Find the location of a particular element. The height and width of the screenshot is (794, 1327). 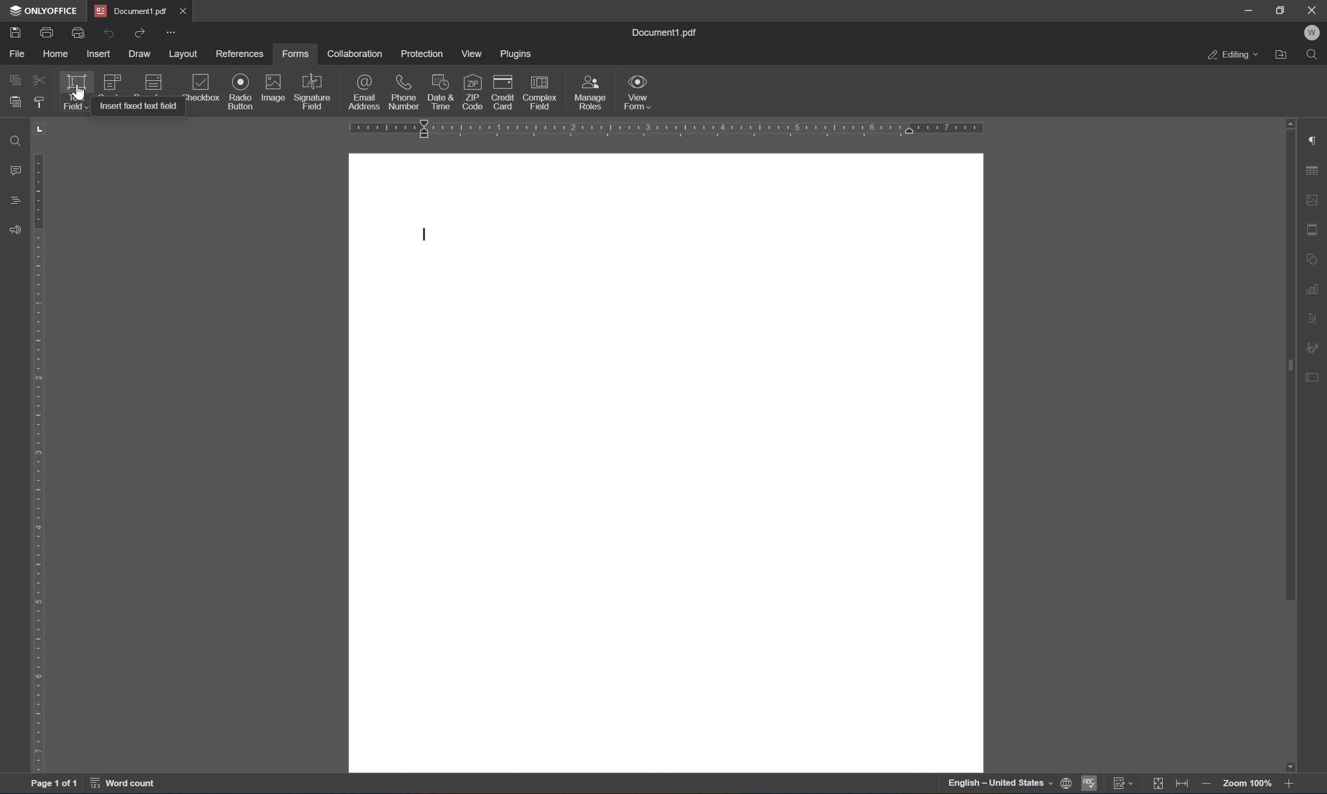

text art settings is located at coordinates (1317, 321).